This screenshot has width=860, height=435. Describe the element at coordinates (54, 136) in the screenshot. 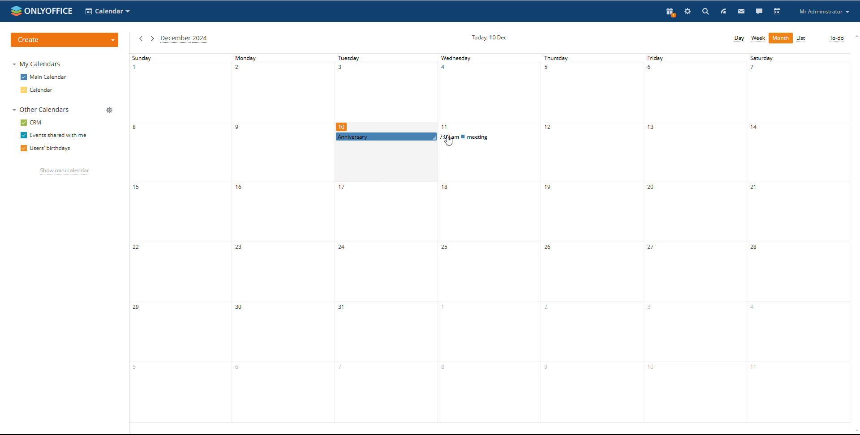

I see `events shared with me` at that location.